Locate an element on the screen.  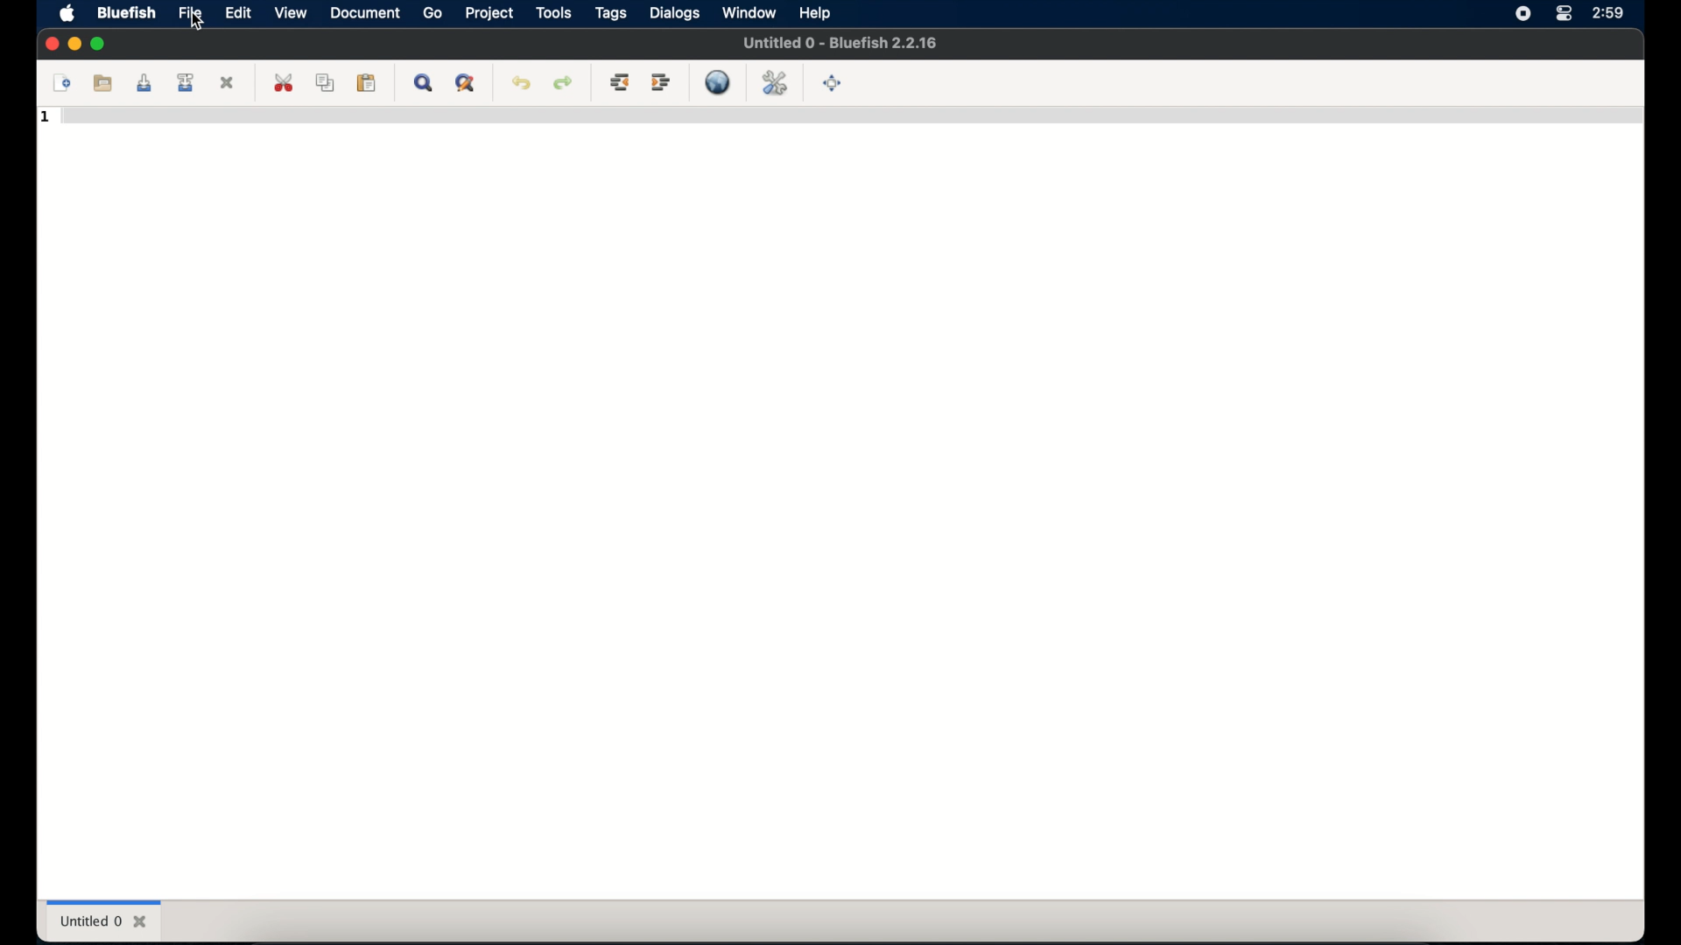
paste is located at coordinates (367, 83).